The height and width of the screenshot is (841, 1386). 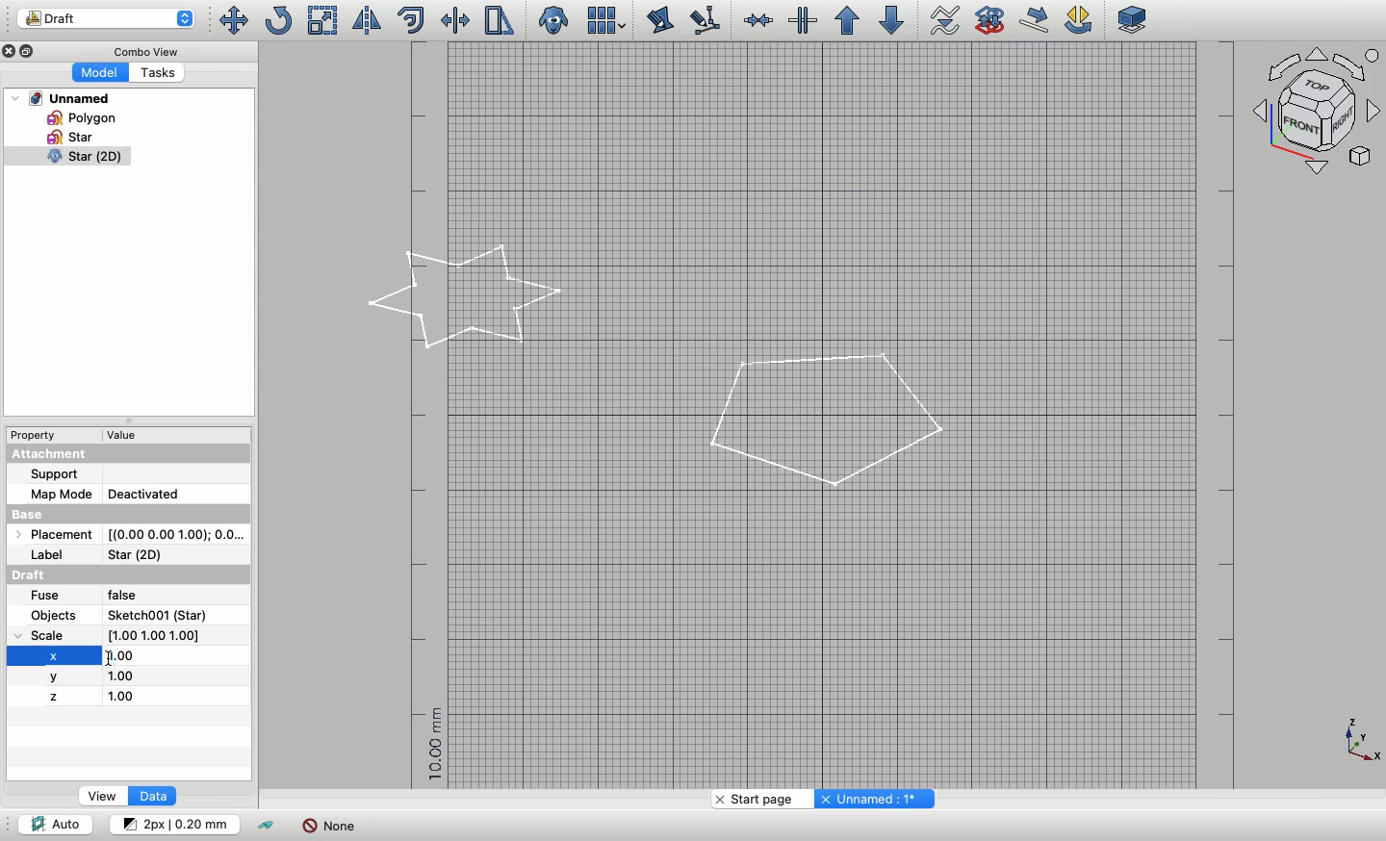 What do you see at coordinates (888, 20) in the screenshot?
I see `Downgrade` at bounding box center [888, 20].